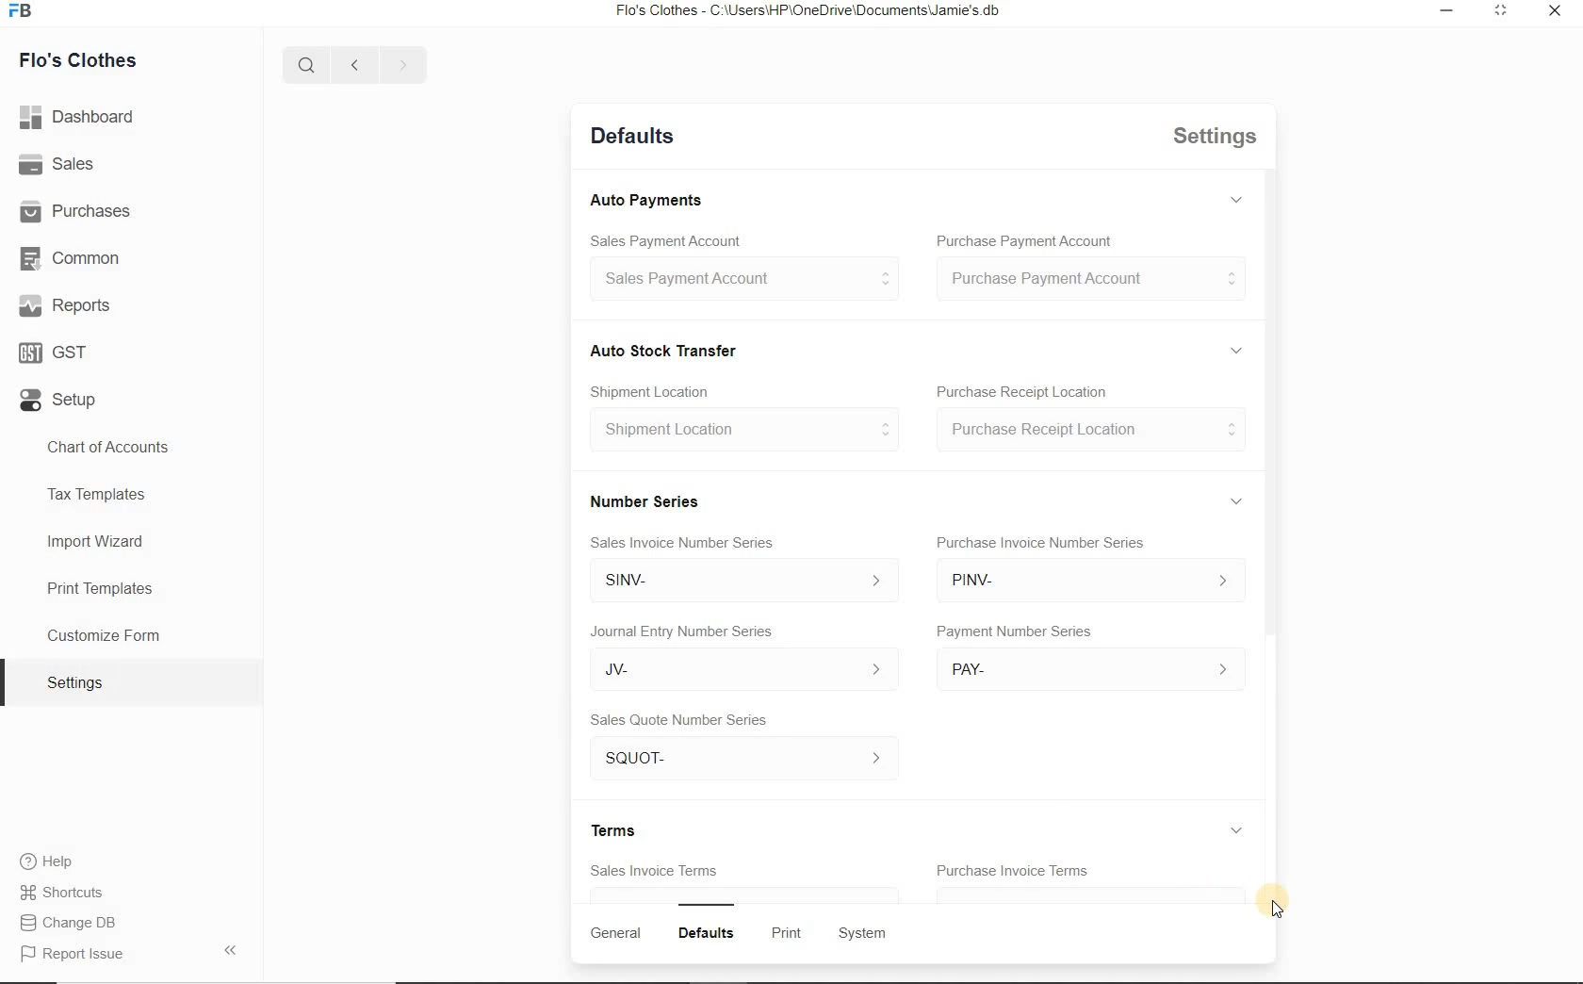  What do you see at coordinates (109, 446) in the screenshot?
I see `Chart of Accounts` at bounding box center [109, 446].